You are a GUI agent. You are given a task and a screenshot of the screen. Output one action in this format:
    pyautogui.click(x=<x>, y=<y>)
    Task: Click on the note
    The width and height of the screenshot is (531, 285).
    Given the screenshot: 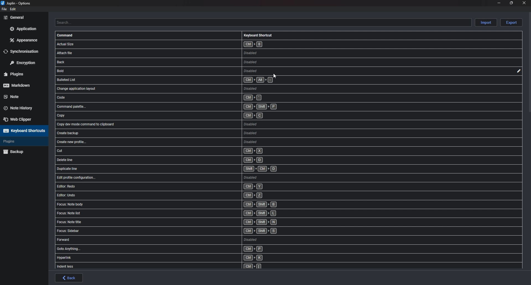 What is the action you would take?
    pyautogui.click(x=21, y=96)
    